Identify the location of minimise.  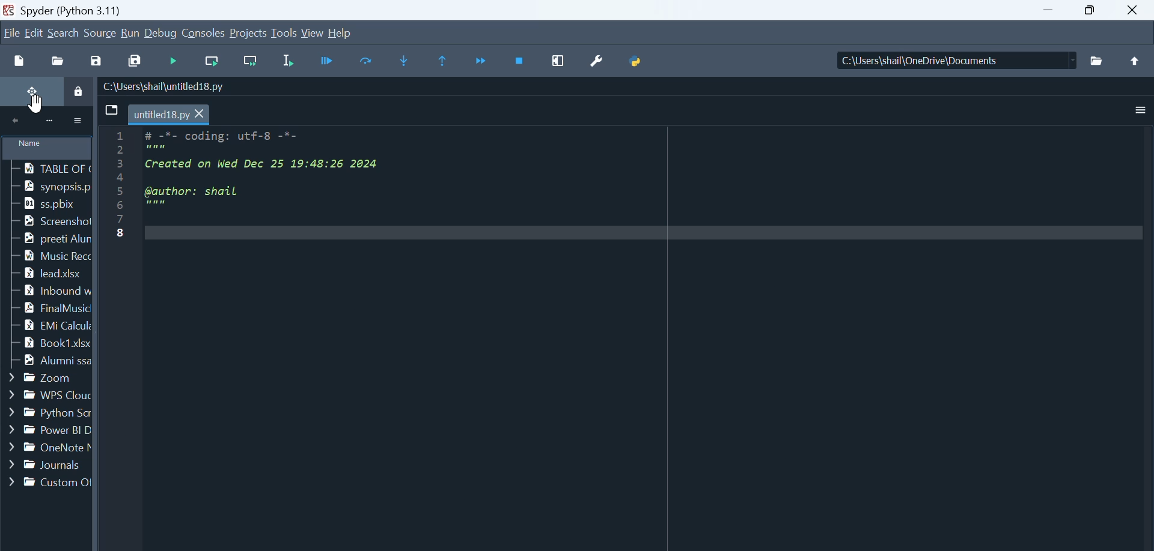
(1052, 11).